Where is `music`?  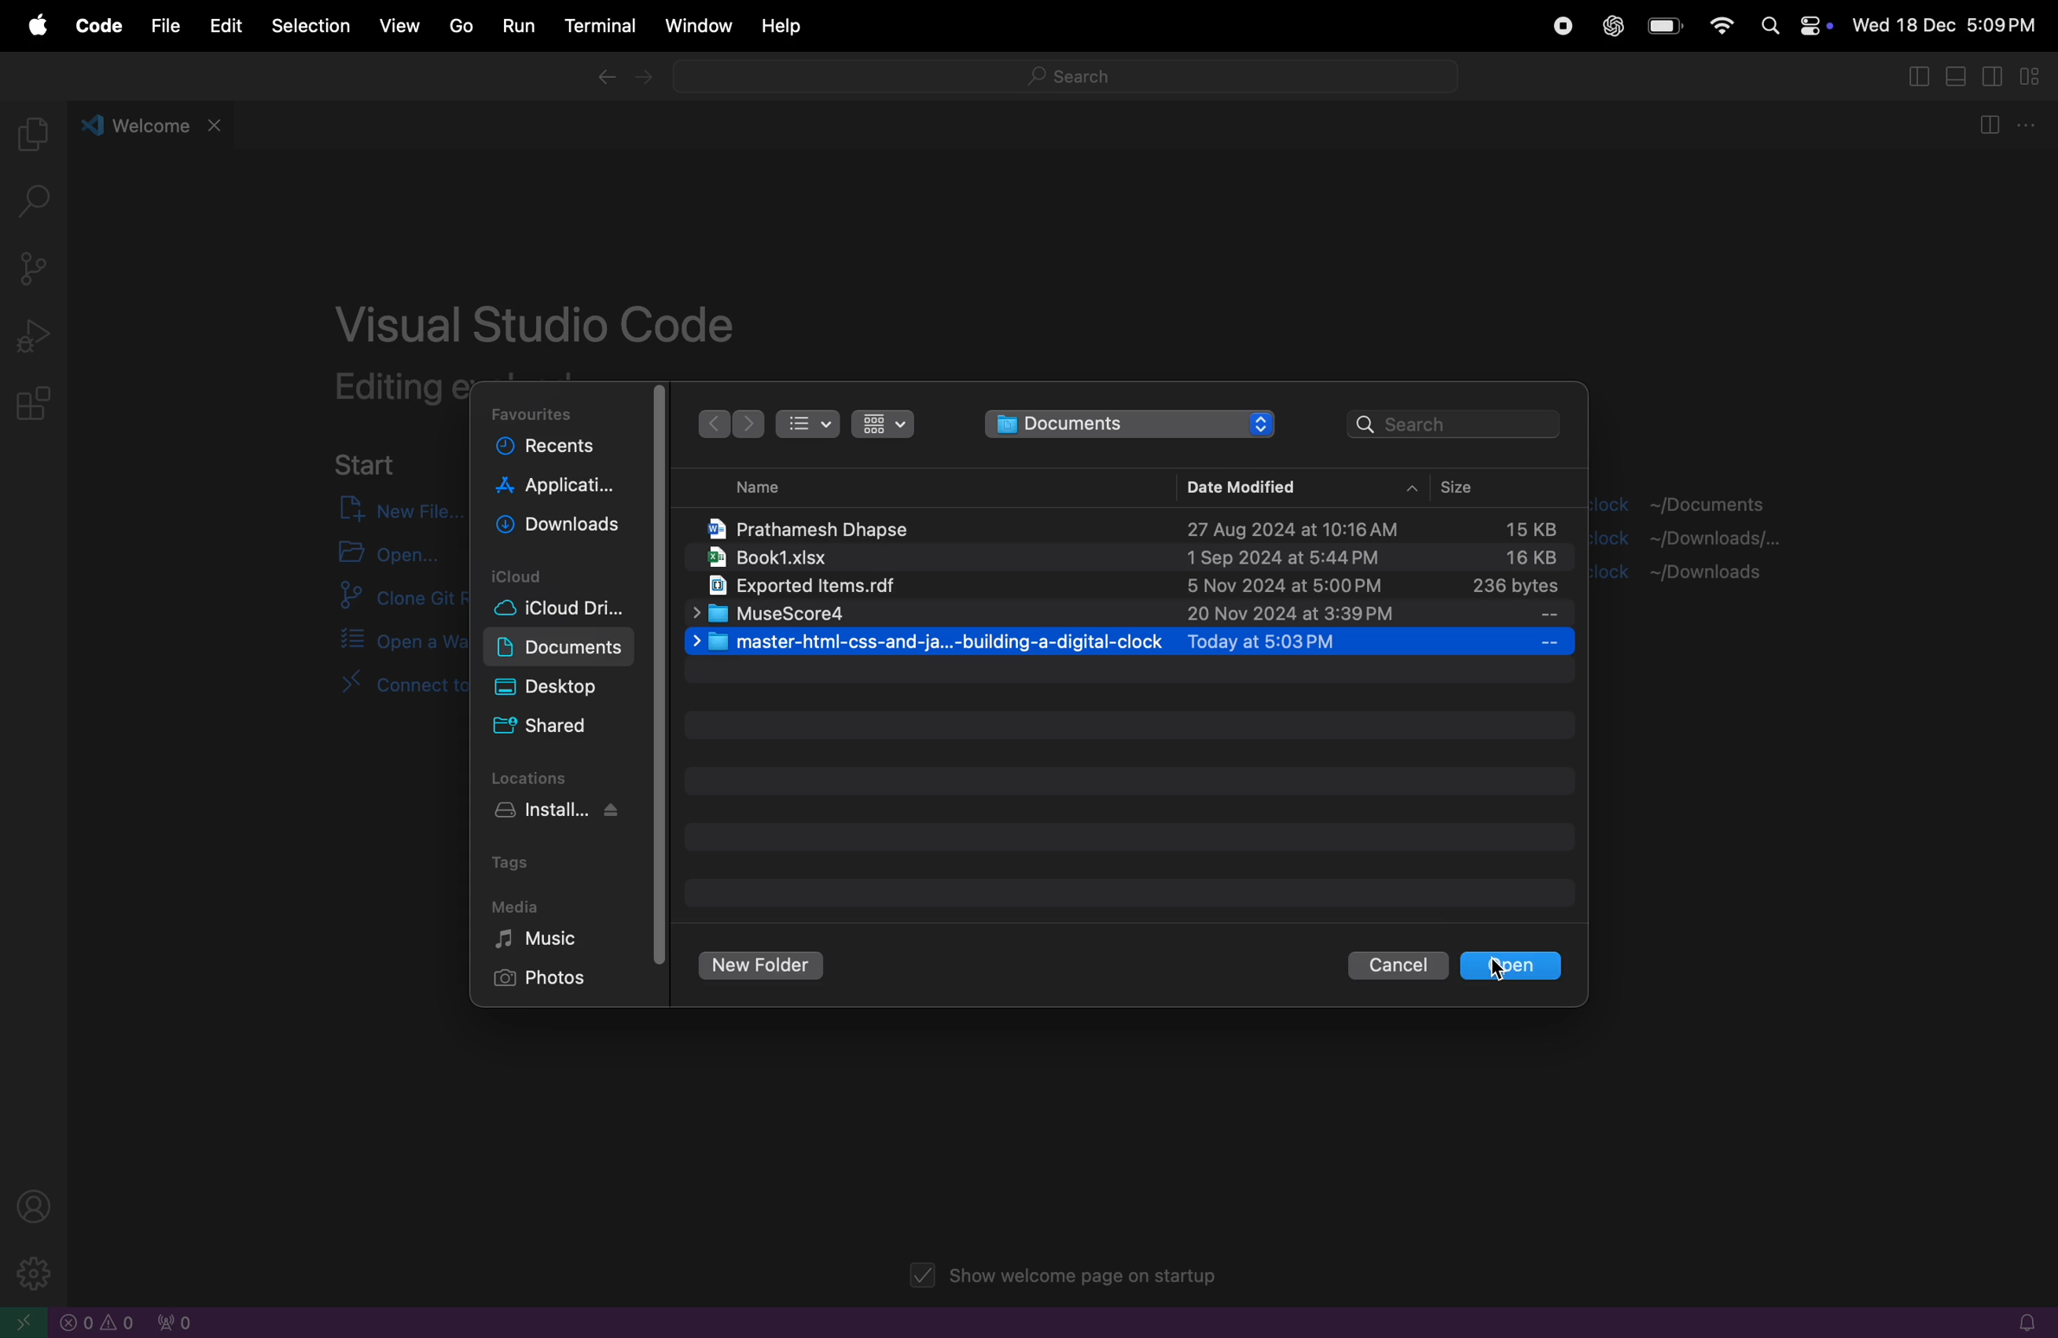 music is located at coordinates (559, 939).